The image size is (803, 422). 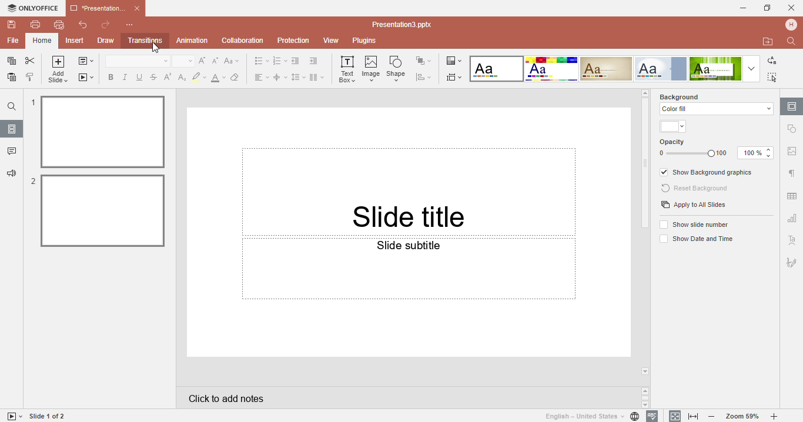 What do you see at coordinates (280, 77) in the screenshot?
I see `Vertical align` at bounding box center [280, 77].